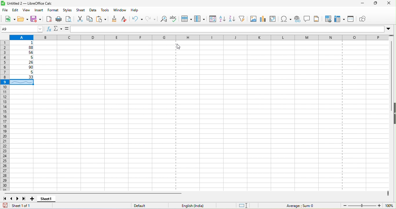  Describe the element at coordinates (307, 19) in the screenshot. I see `comment` at that location.